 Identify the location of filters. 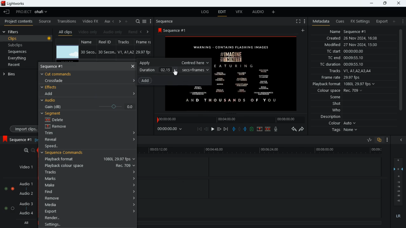
(12, 32).